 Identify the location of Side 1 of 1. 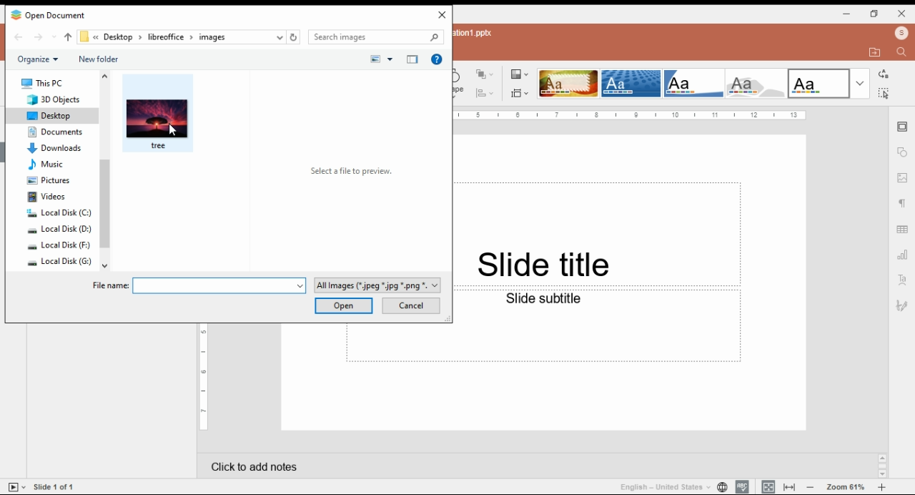
(59, 486).